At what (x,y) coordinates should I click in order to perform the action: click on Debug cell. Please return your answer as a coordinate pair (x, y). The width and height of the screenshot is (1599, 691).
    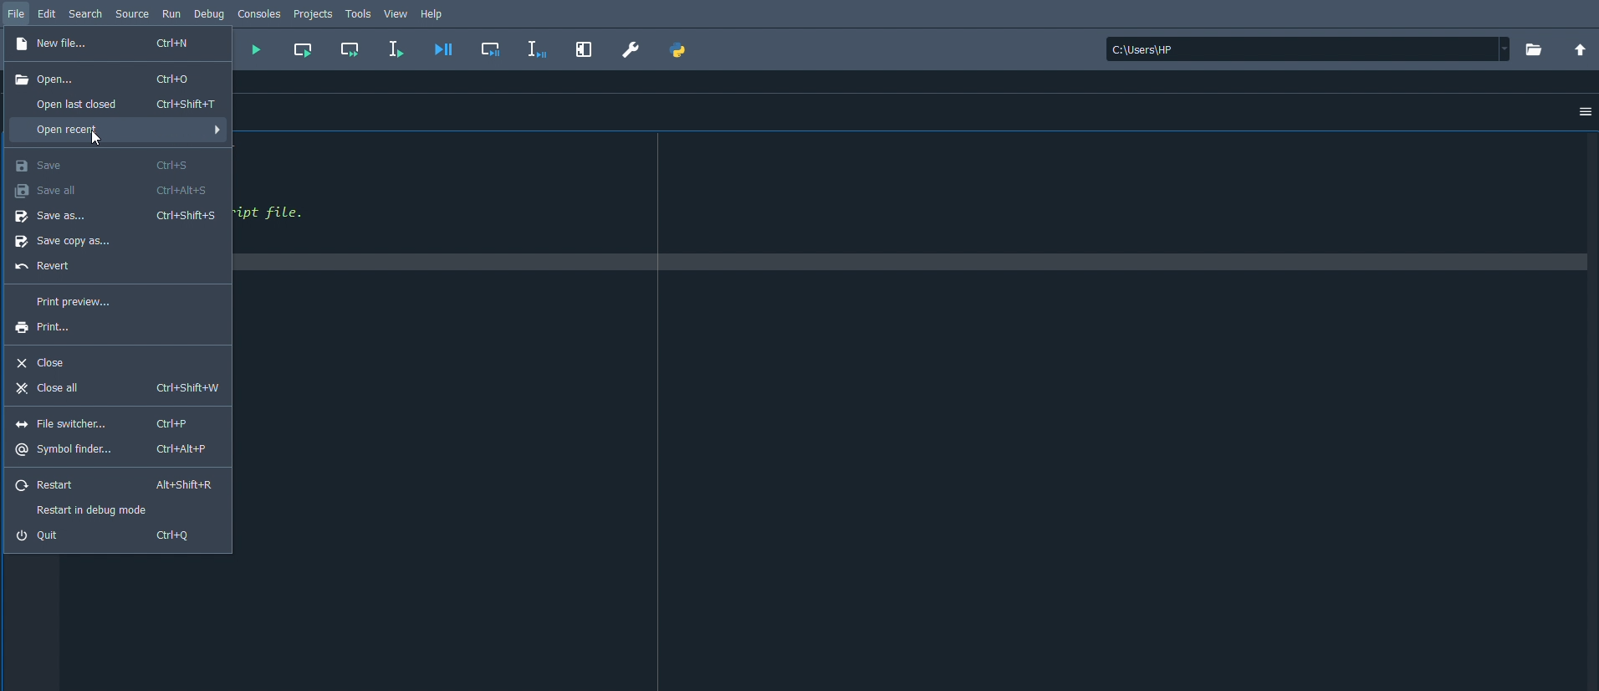
    Looking at the image, I should click on (494, 48).